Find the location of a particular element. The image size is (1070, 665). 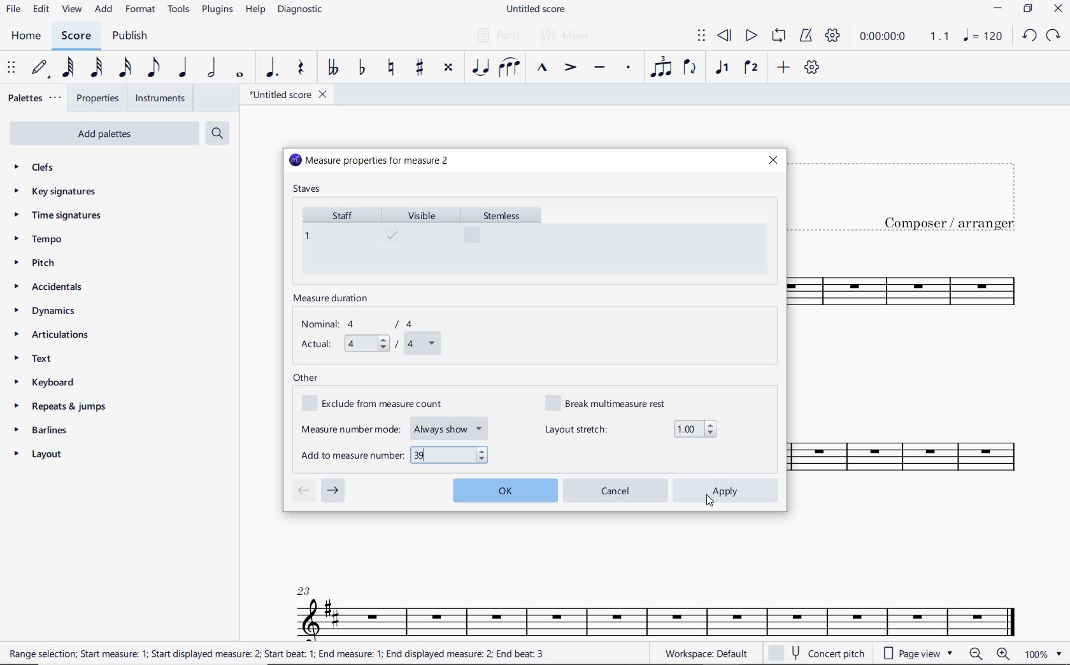

SEARCH PALETTES is located at coordinates (219, 134).